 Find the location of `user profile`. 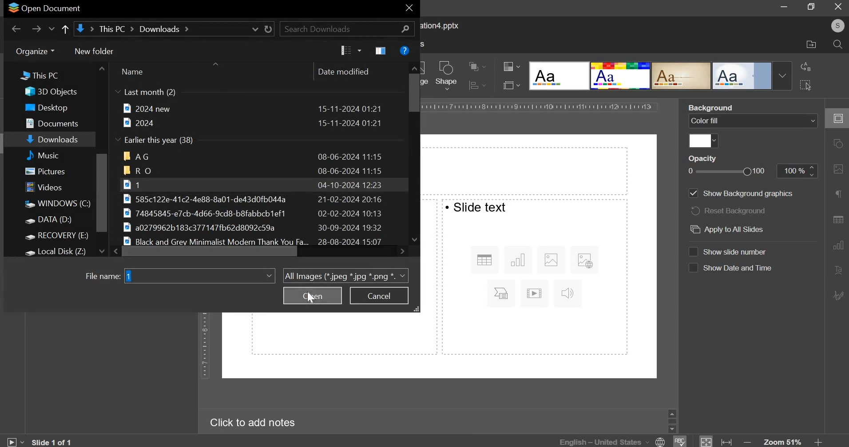

user profile is located at coordinates (837, 26).